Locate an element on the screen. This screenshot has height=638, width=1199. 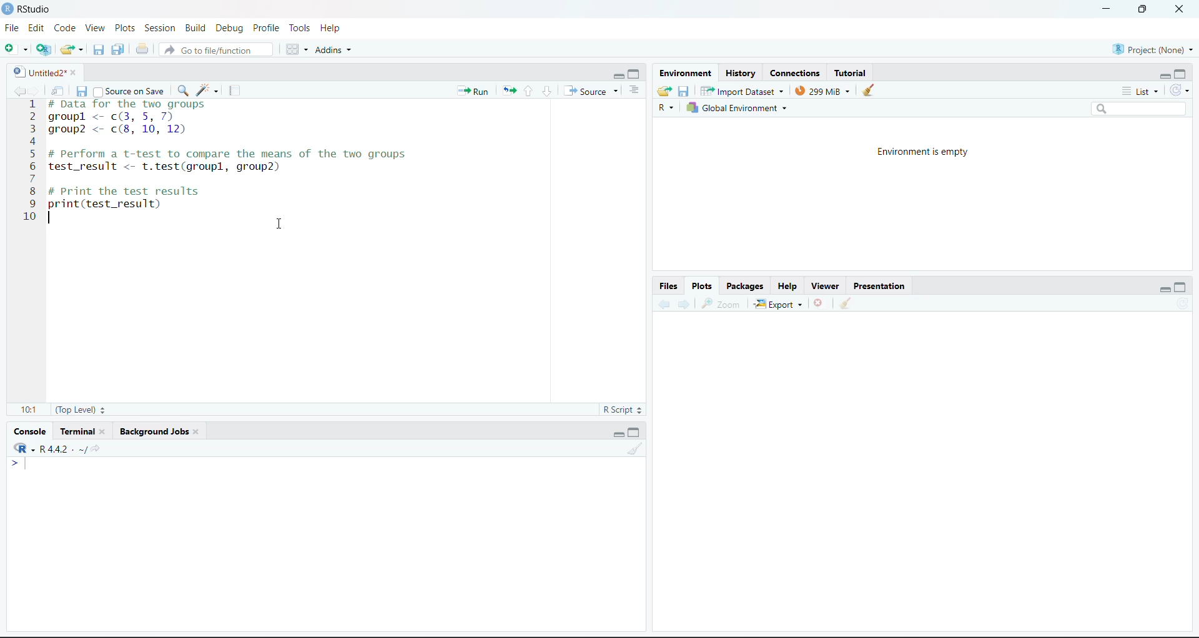
Tutorial is located at coordinates (851, 71).